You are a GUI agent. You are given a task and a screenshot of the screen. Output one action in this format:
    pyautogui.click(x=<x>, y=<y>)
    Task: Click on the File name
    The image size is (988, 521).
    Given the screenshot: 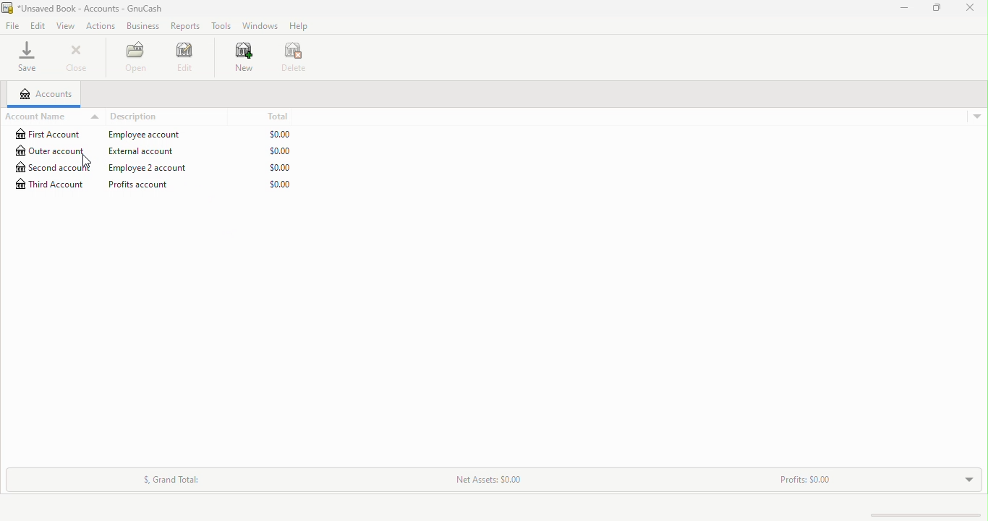 What is the action you would take?
    pyautogui.click(x=84, y=8)
    